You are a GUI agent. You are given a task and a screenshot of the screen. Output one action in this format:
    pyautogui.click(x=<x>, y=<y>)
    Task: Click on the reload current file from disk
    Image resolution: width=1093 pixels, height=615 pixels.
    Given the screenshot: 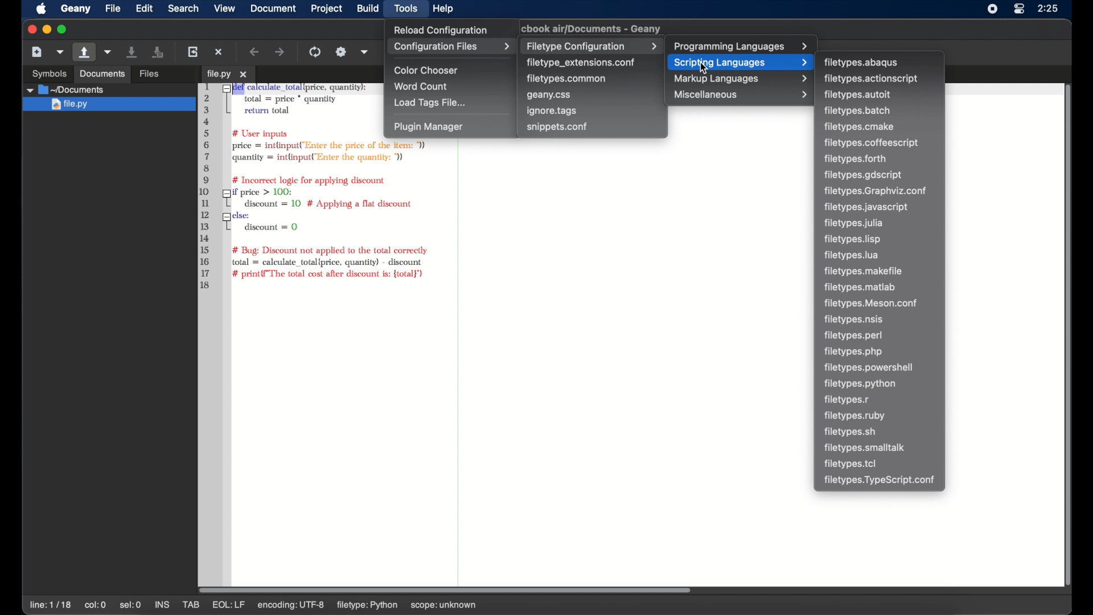 What is the action you would take?
    pyautogui.click(x=192, y=51)
    